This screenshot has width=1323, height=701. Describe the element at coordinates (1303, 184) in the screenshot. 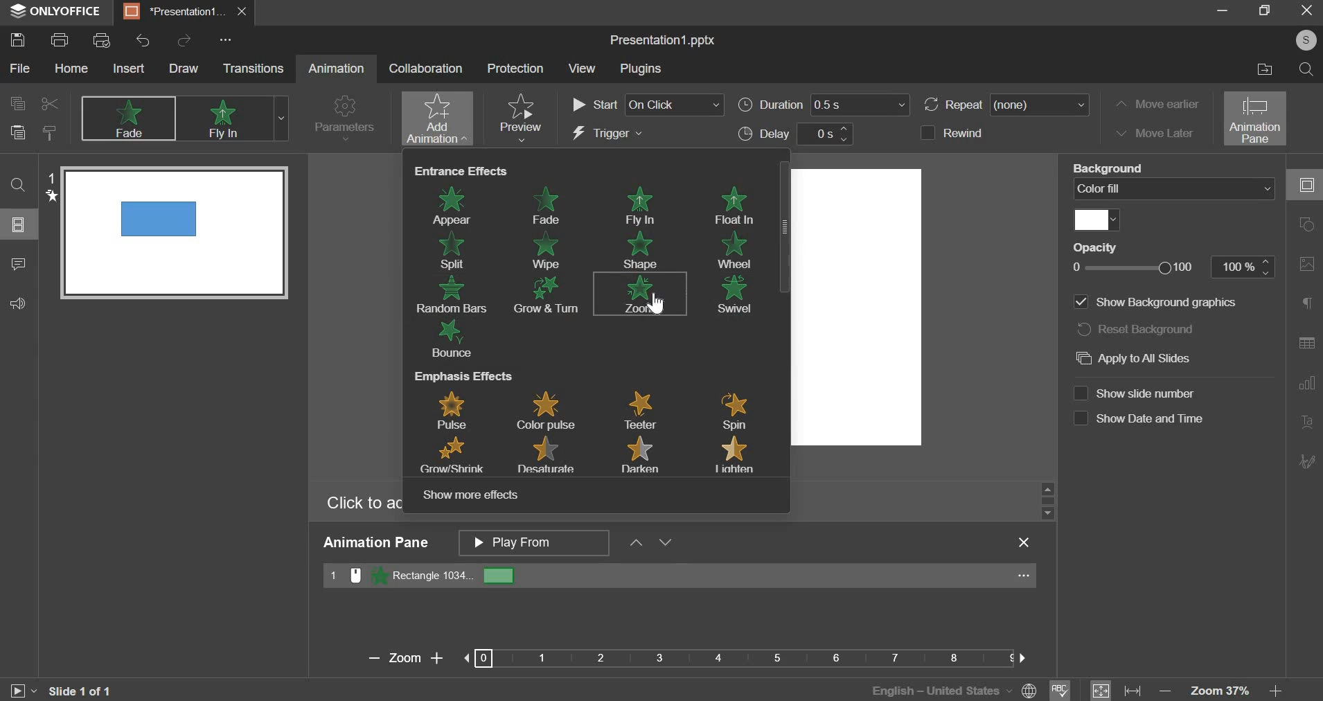

I see `collapse/expand panel` at that location.